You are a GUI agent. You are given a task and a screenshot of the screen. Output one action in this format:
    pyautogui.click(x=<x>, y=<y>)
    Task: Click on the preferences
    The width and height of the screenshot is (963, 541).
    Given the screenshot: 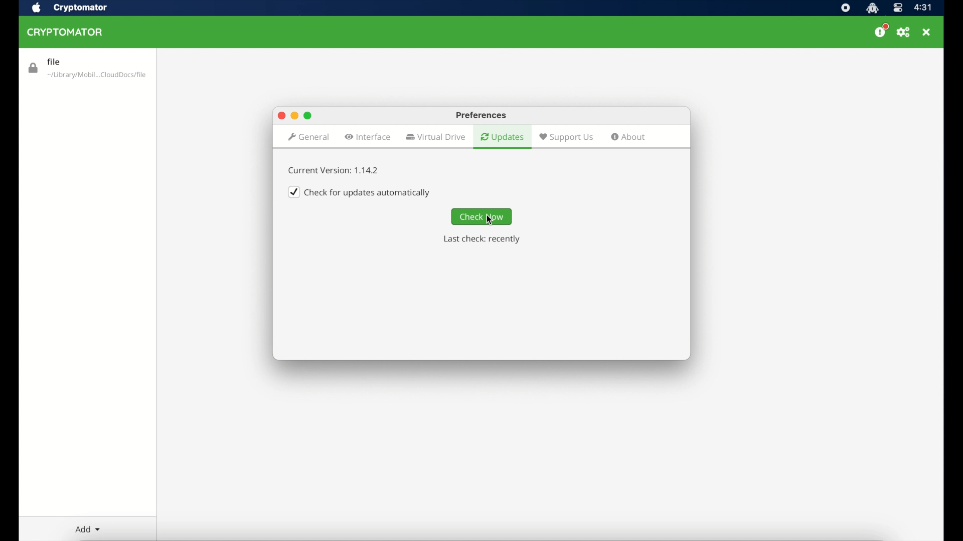 What is the action you would take?
    pyautogui.click(x=481, y=115)
    